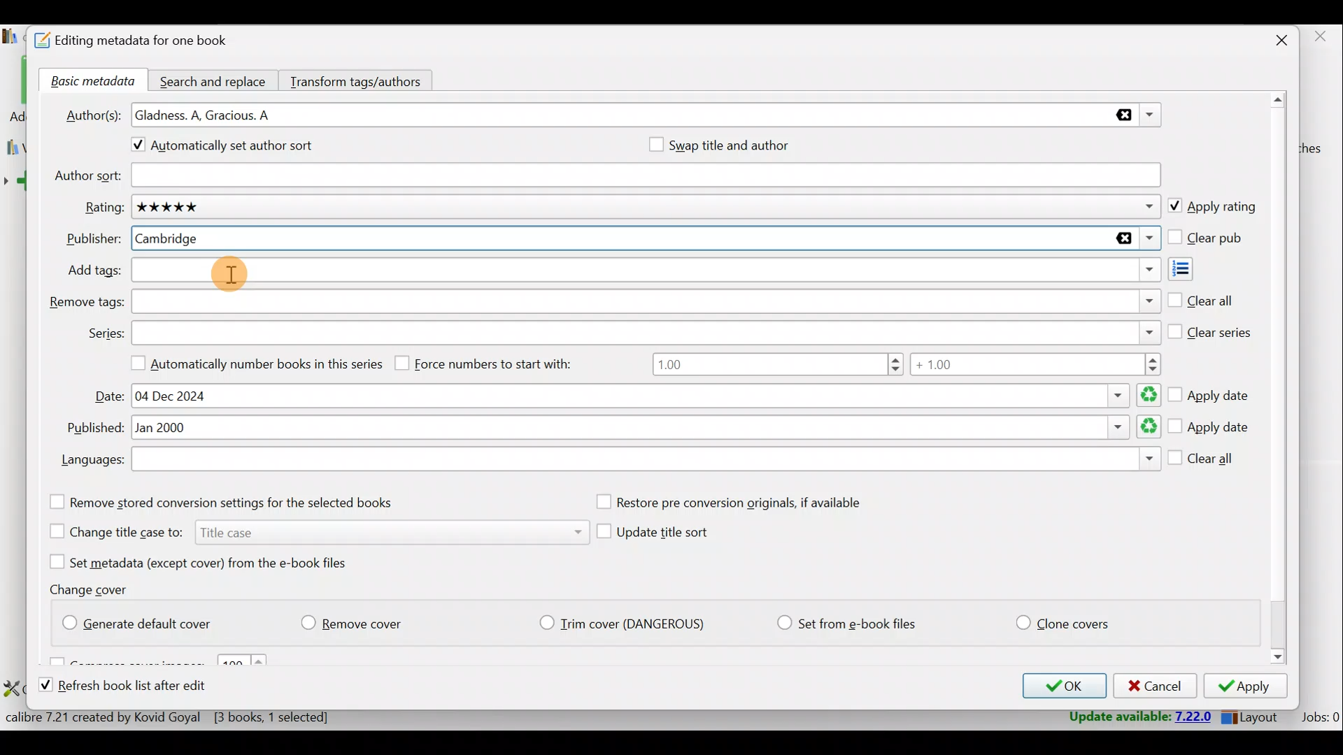 The image size is (1343, 755). I want to click on Basic metadata, so click(89, 82).